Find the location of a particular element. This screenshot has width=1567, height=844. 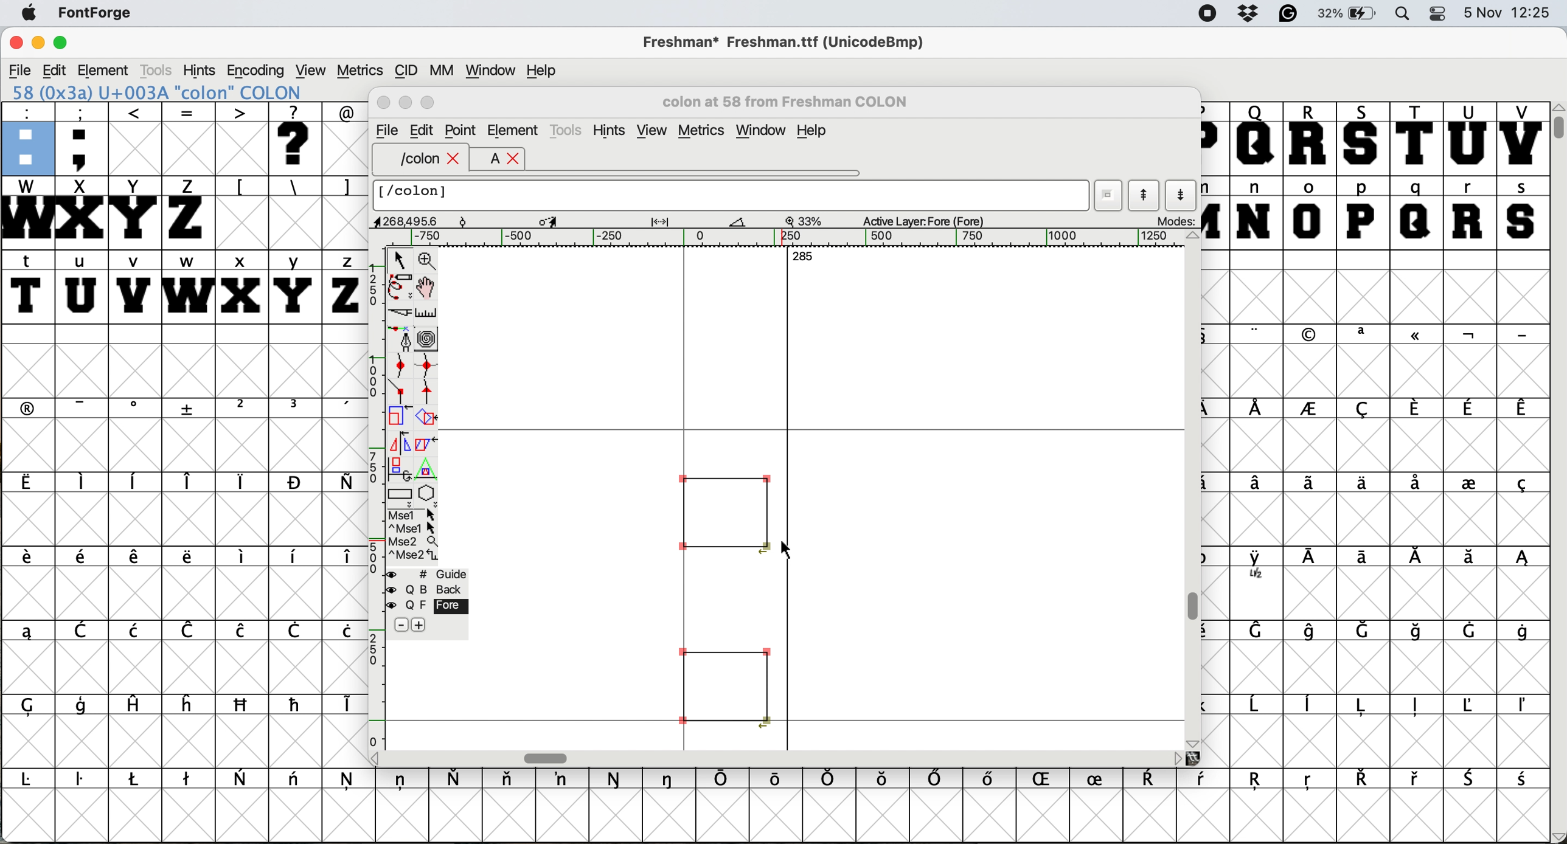

Freshman* Freshman.ttf (UnicodeBmp) is located at coordinates (790, 41).